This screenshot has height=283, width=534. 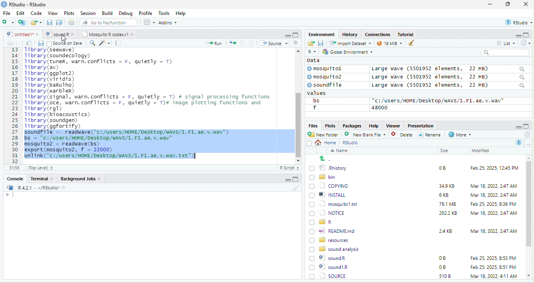 What do you see at coordinates (442, 258) in the screenshot?
I see `0B` at bounding box center [442, 258].